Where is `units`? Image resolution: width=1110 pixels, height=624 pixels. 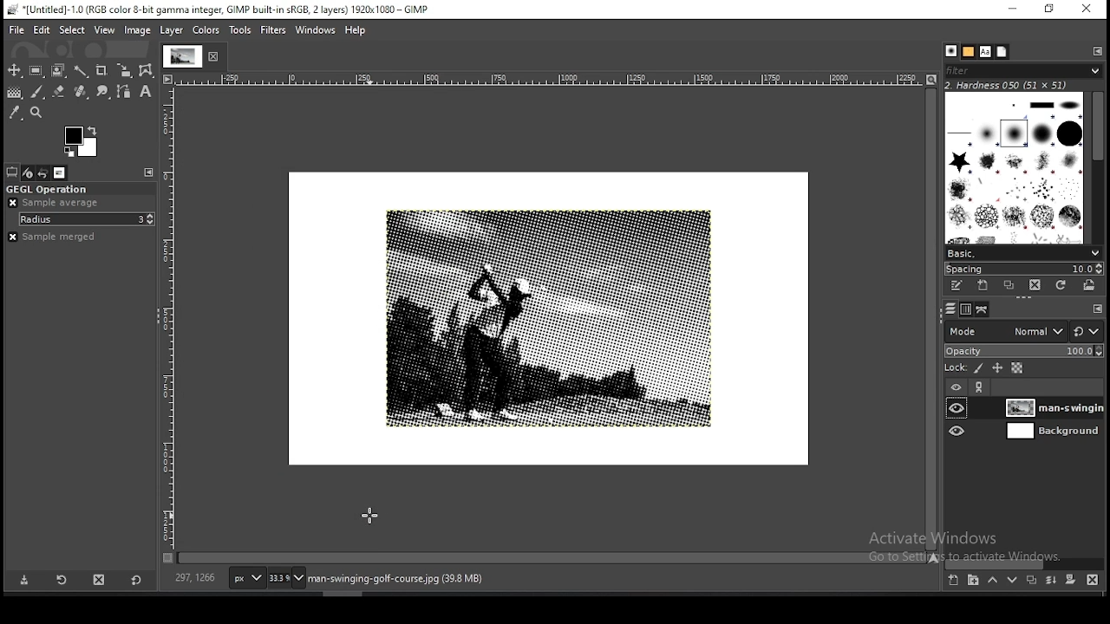
units is located at coordinates (246, 578).